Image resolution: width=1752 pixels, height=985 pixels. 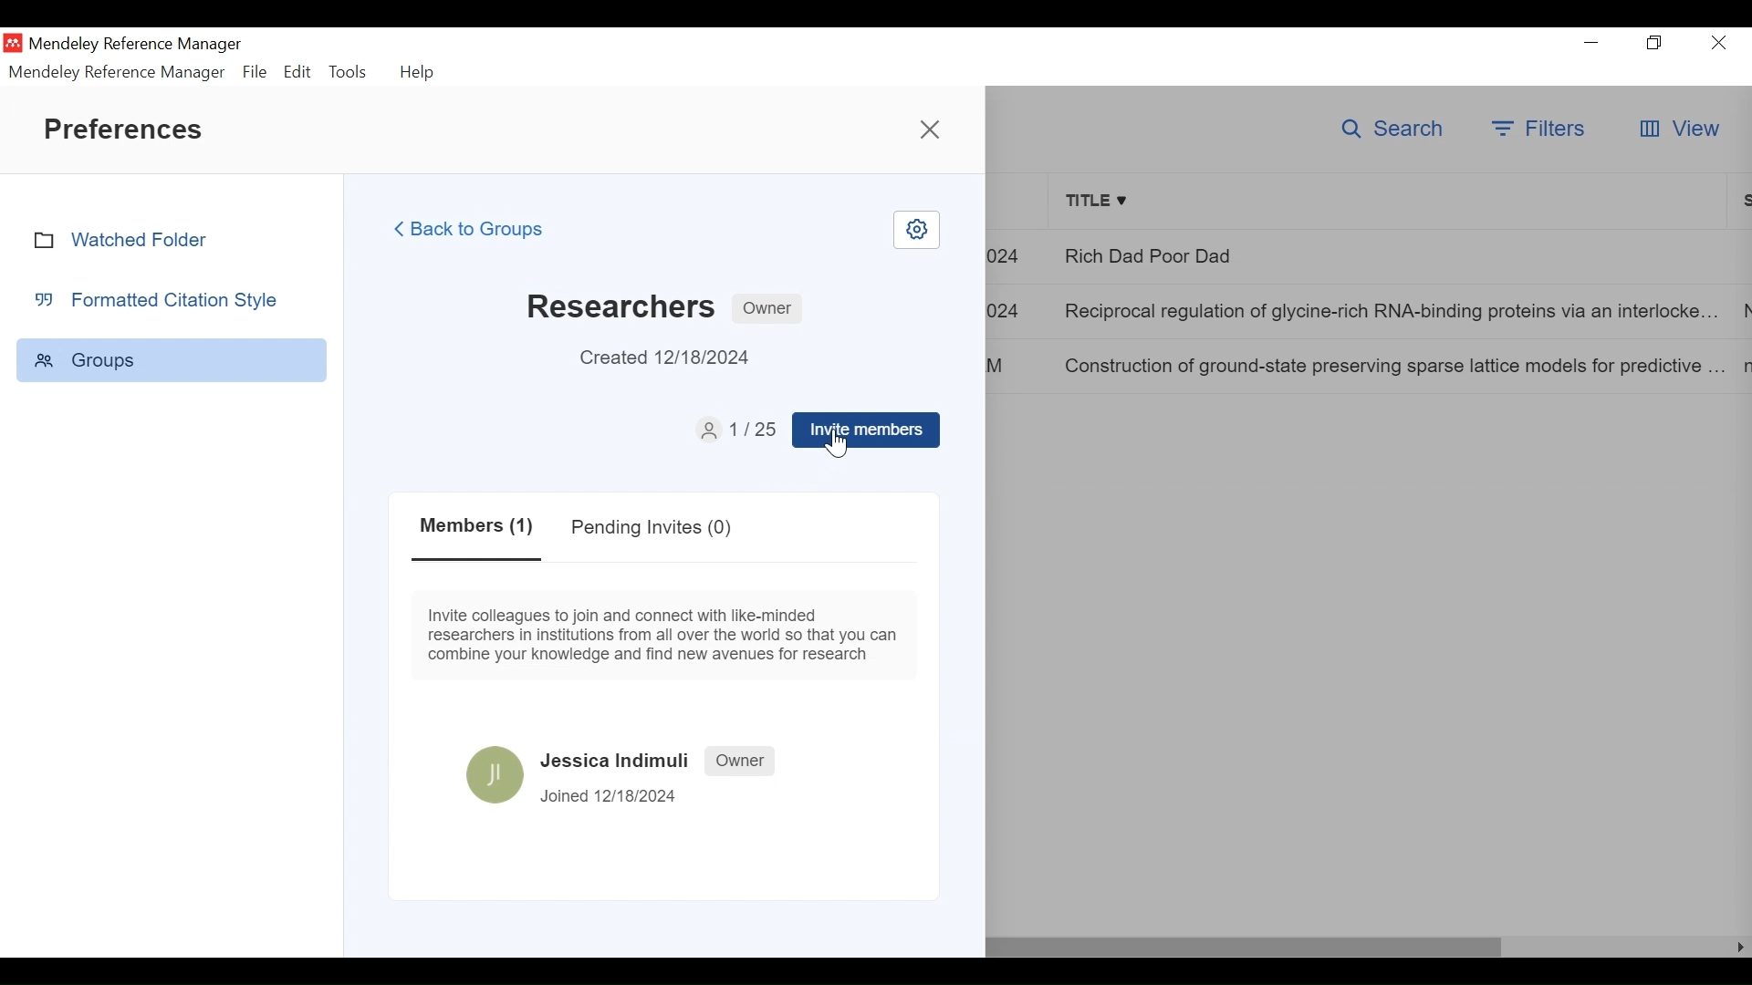 What do you see at coordinates (1389, 130) in the screenshot?
I see `Search` at bounding box center [1389, 130].